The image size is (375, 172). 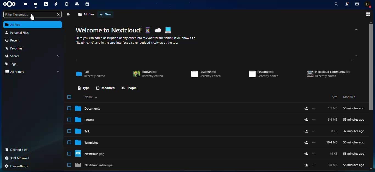 What do you see at coordinates (88, 4) in the screenshot?
I see `calendar` at bounding box center [88, 4].